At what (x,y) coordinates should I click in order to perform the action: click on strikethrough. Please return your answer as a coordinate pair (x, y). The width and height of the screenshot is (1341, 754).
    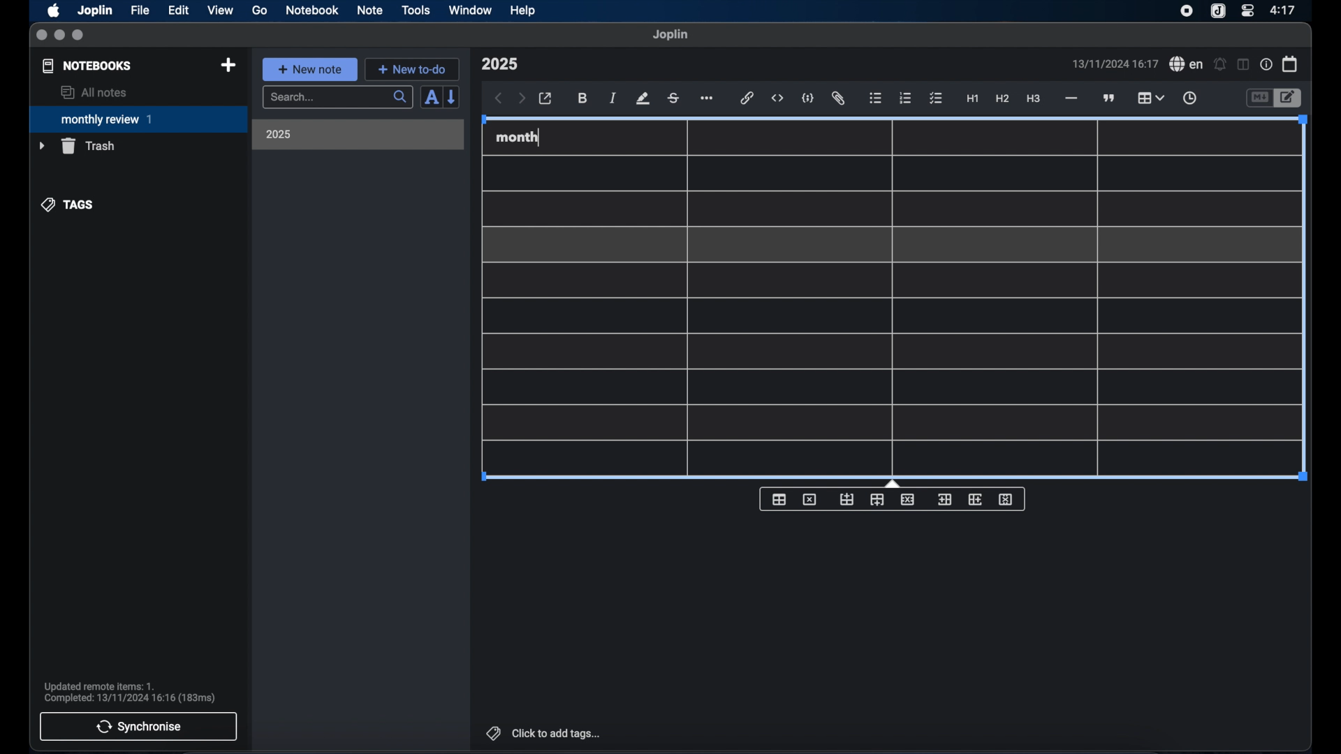
    Looking at the image, I should click on (673, 98).